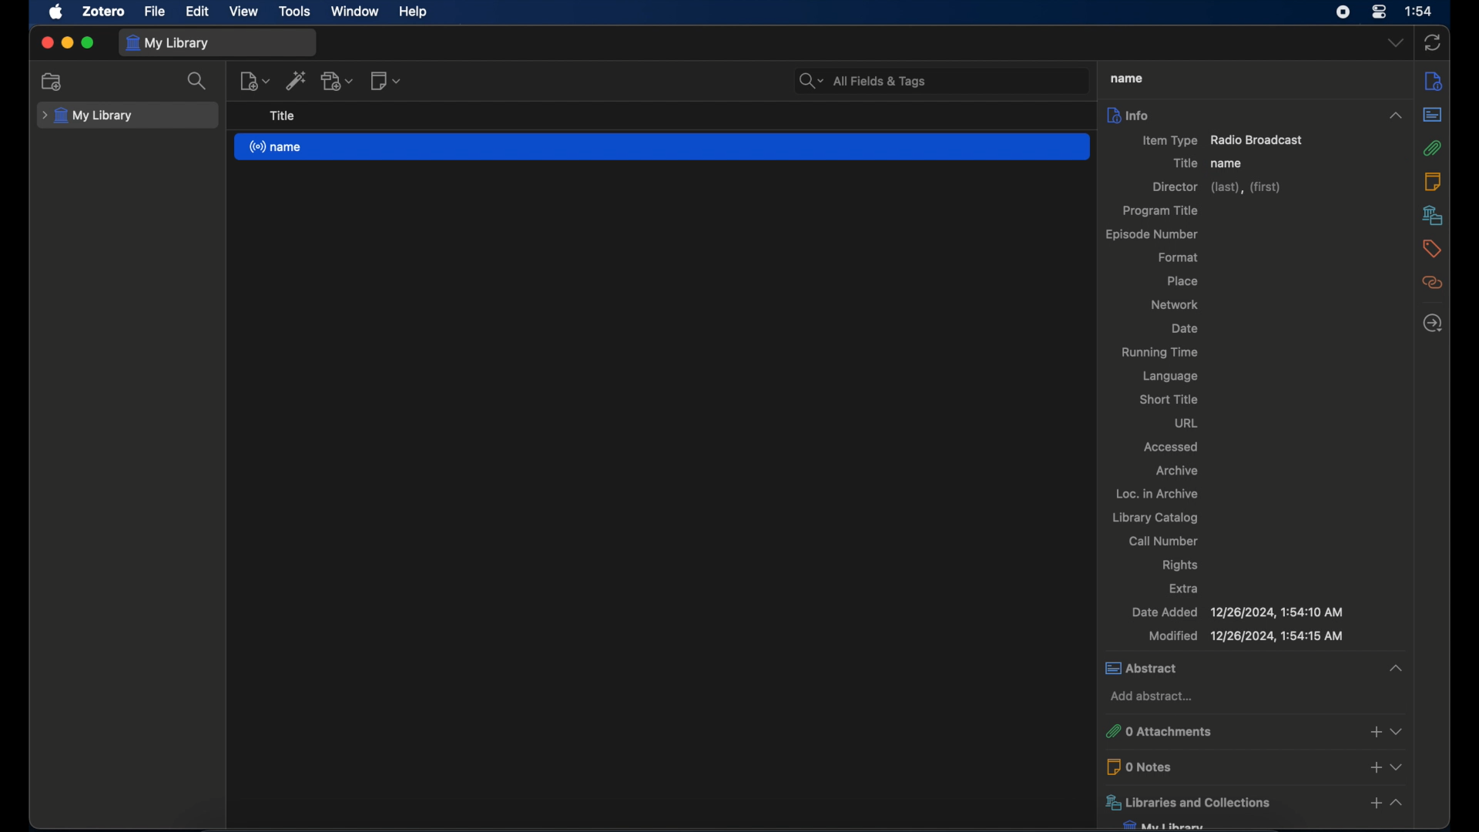  Describe the element at coordinates (1253, 803) in the screenshot. I see `libraries and collections` at that location.